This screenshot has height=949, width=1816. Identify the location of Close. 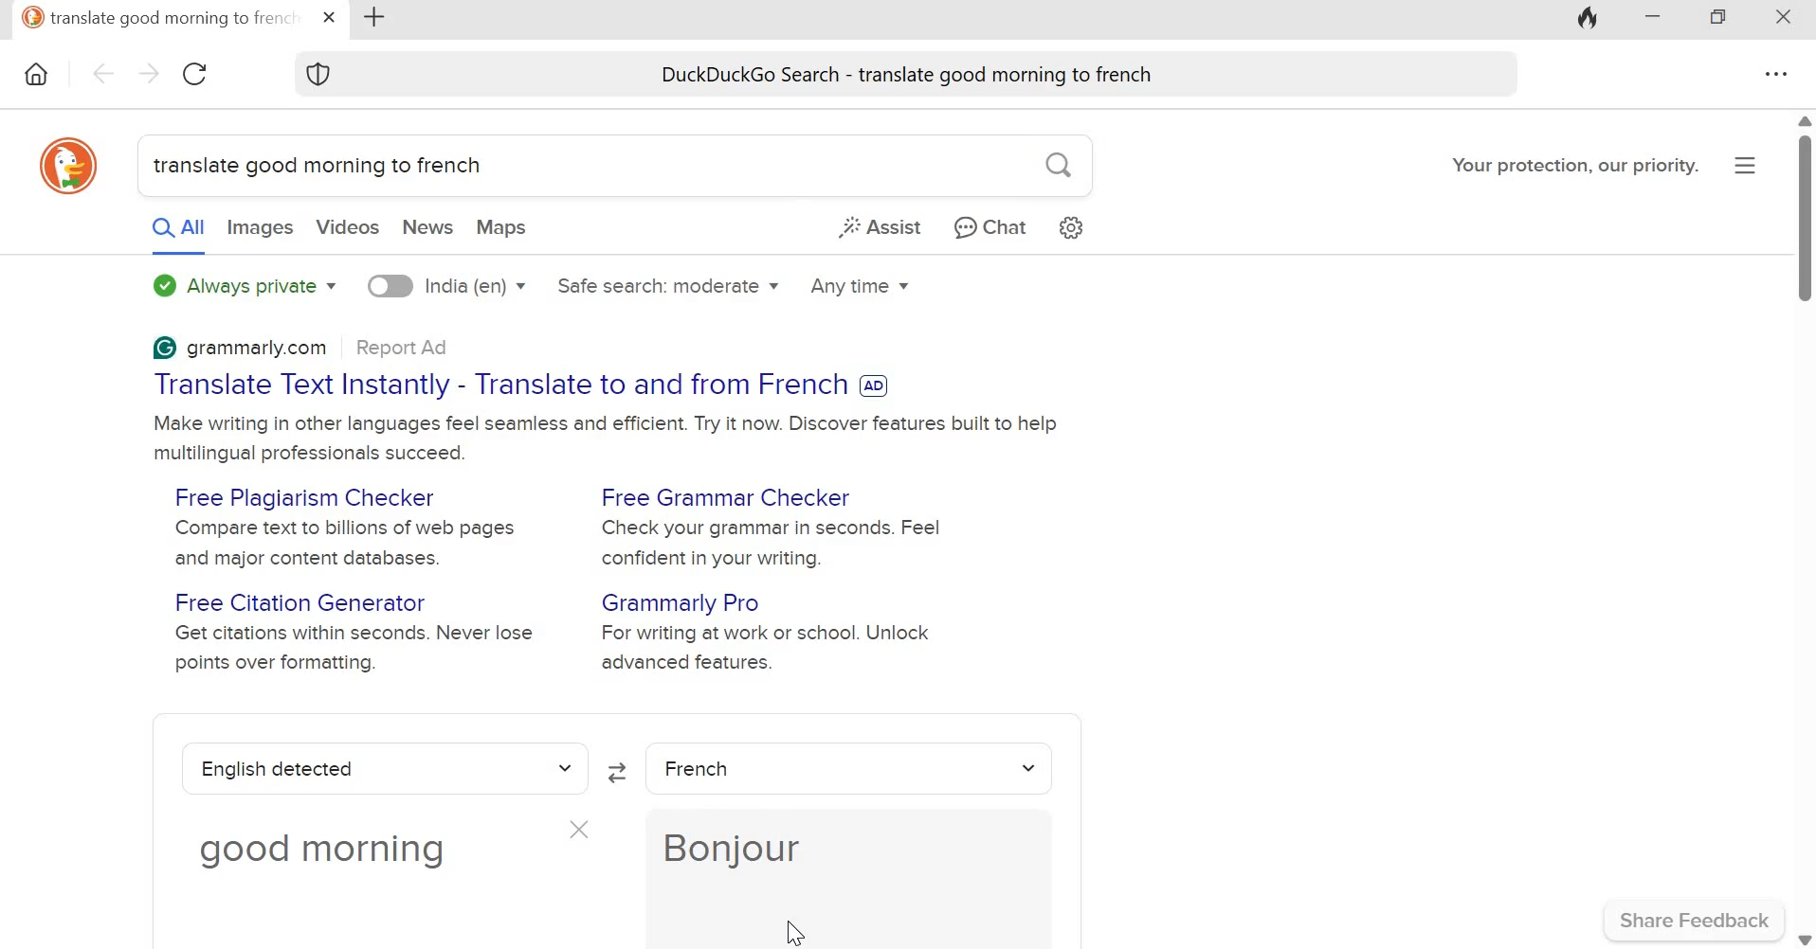
(1789, 22).